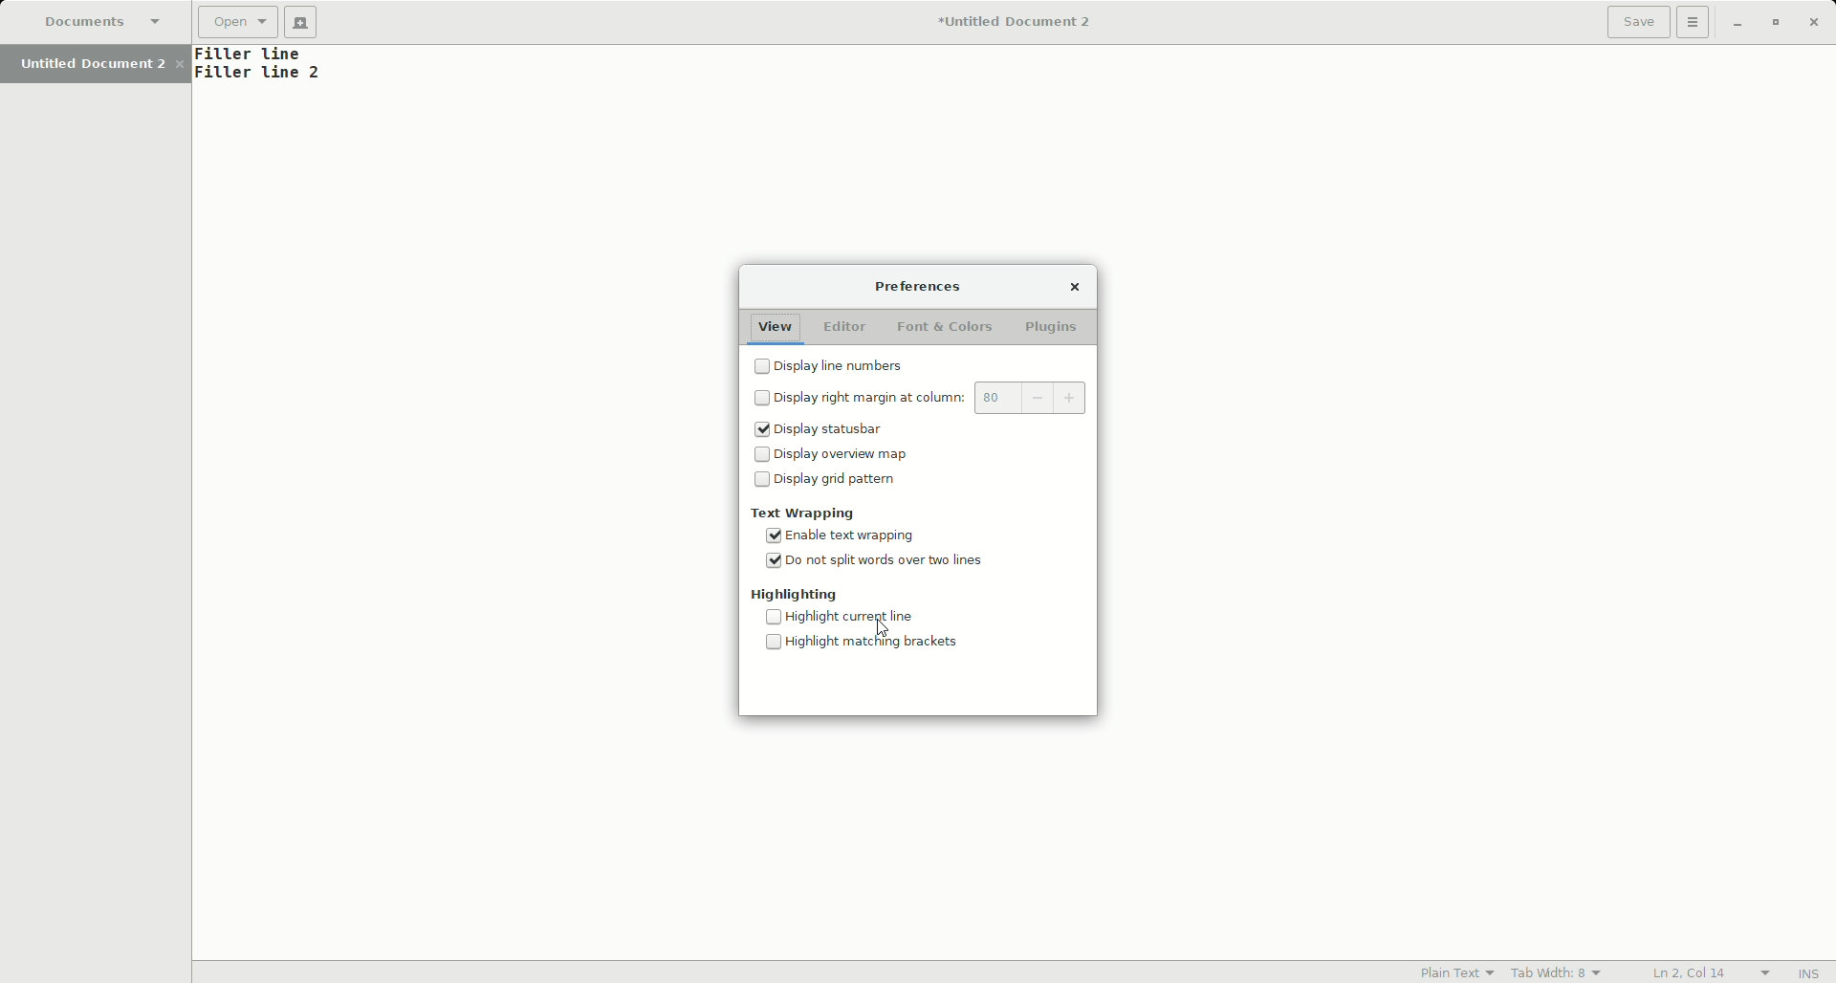 Image resolution: width=1836 pixels, height=983 pixels. I want to click on Open, so click(239, 24).